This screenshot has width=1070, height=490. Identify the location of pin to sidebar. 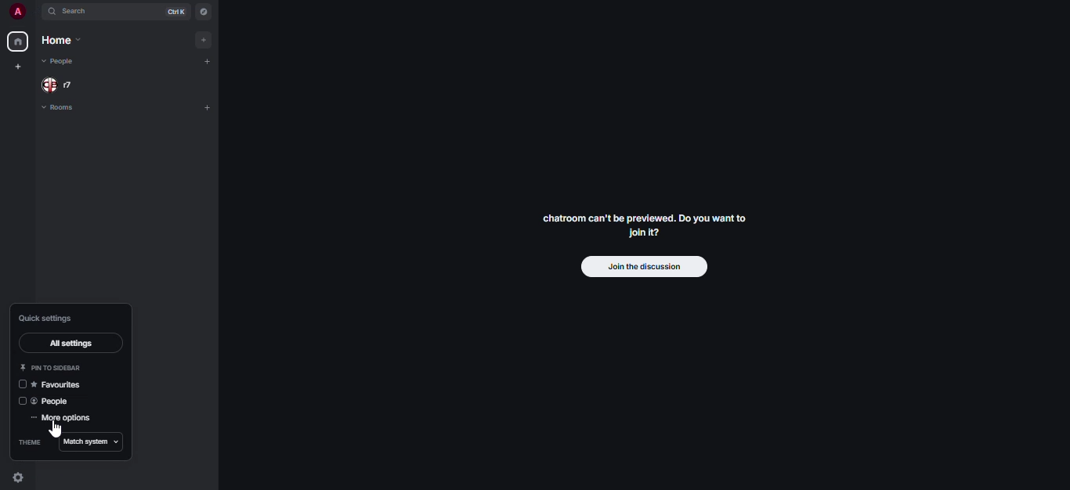
(52, 367).